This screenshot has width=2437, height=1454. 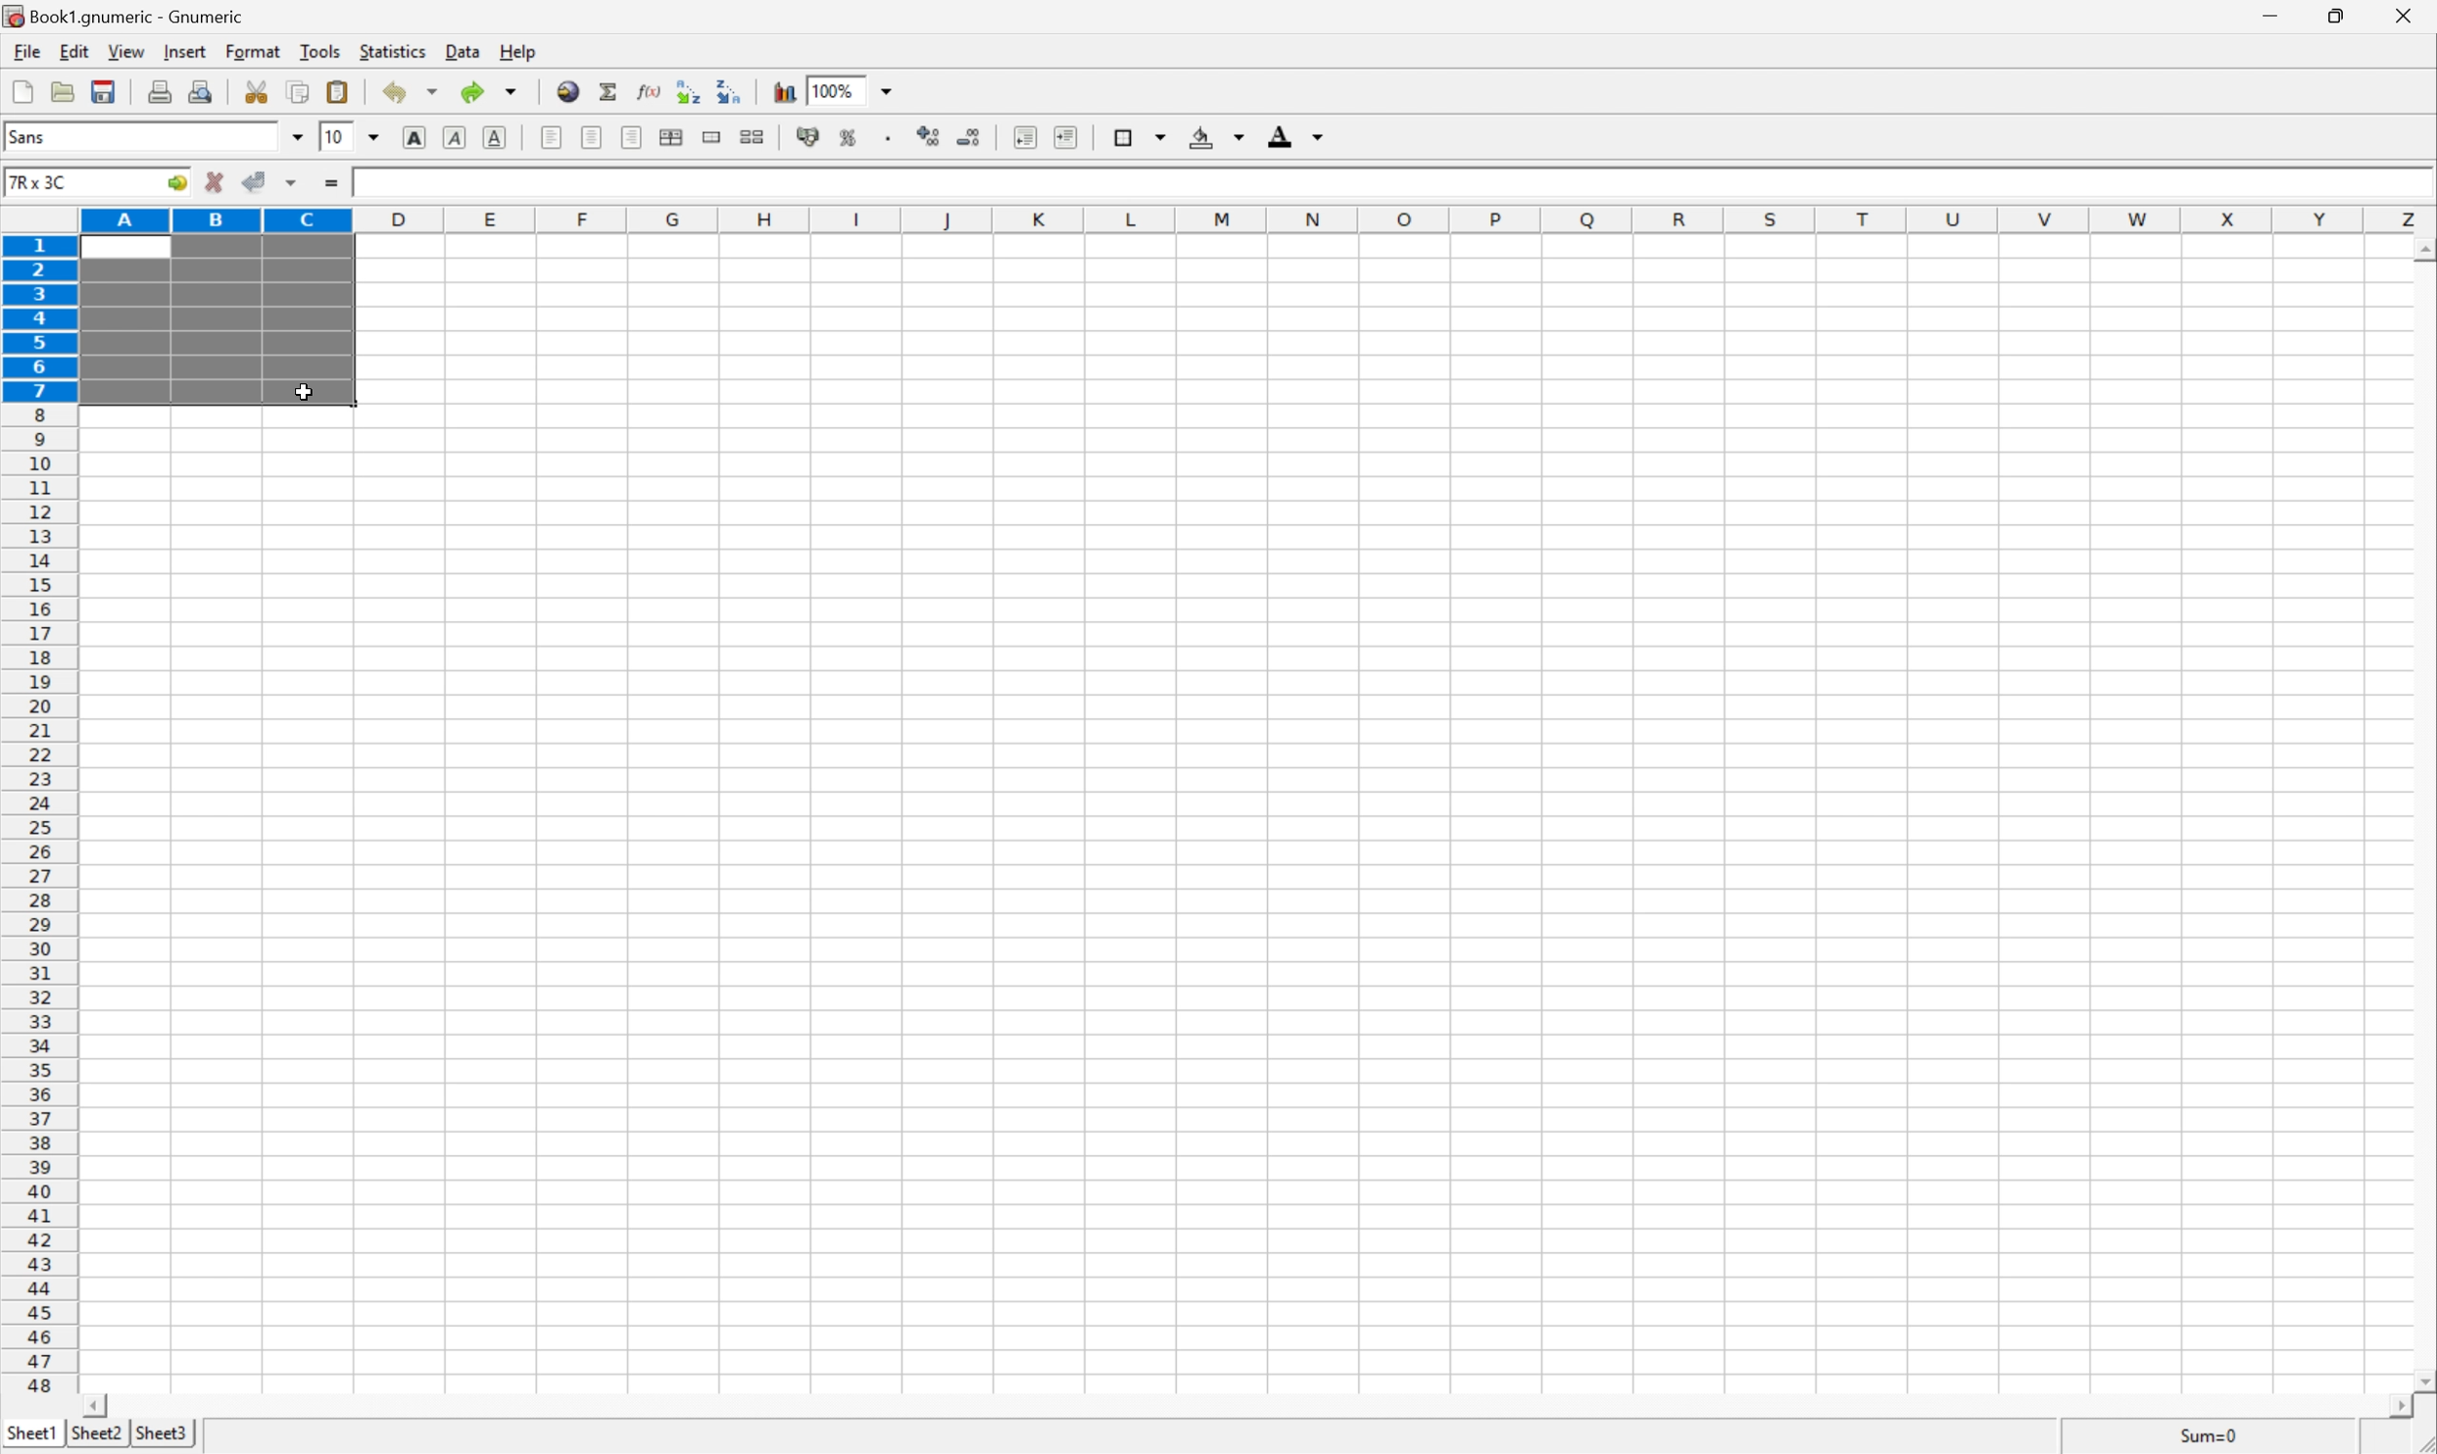 I want to click on bold, so click(x=416, y=136).